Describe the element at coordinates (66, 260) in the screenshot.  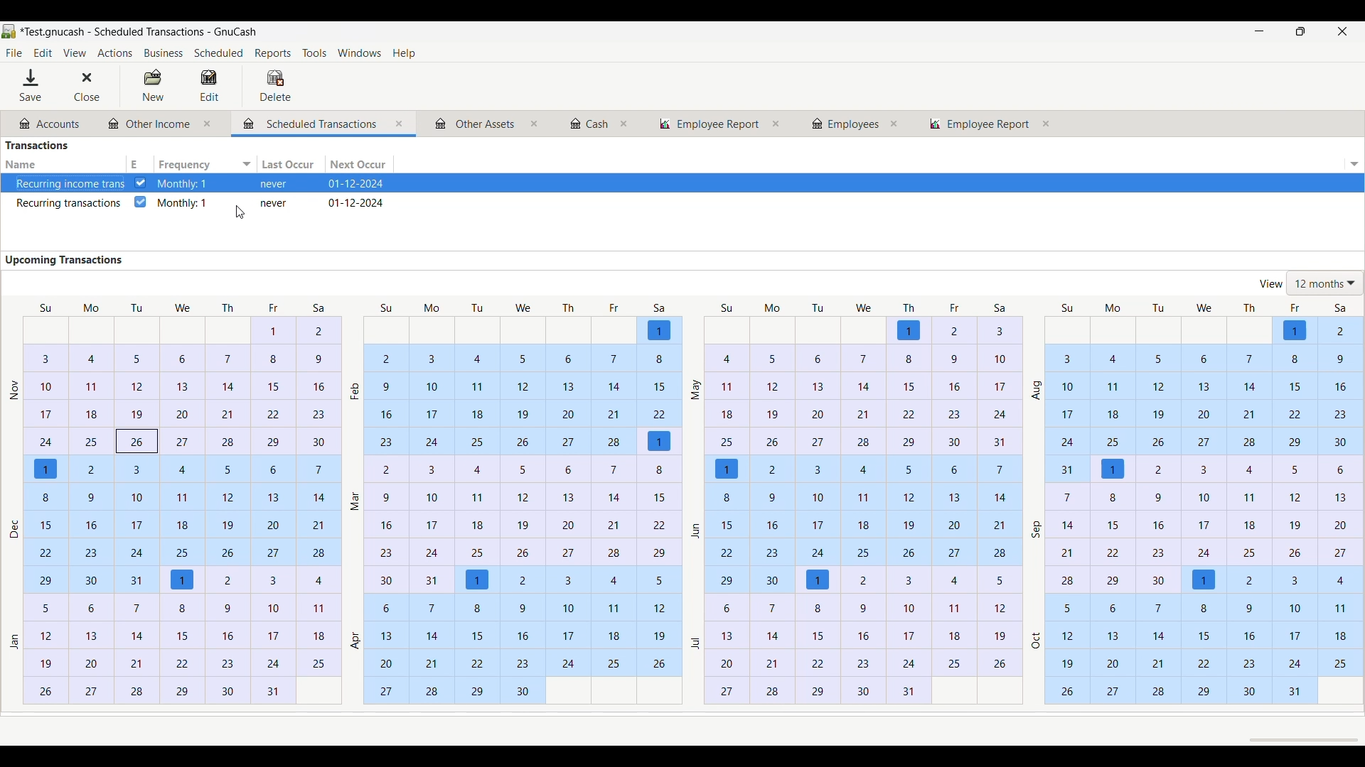
I see `Section title` at that location.